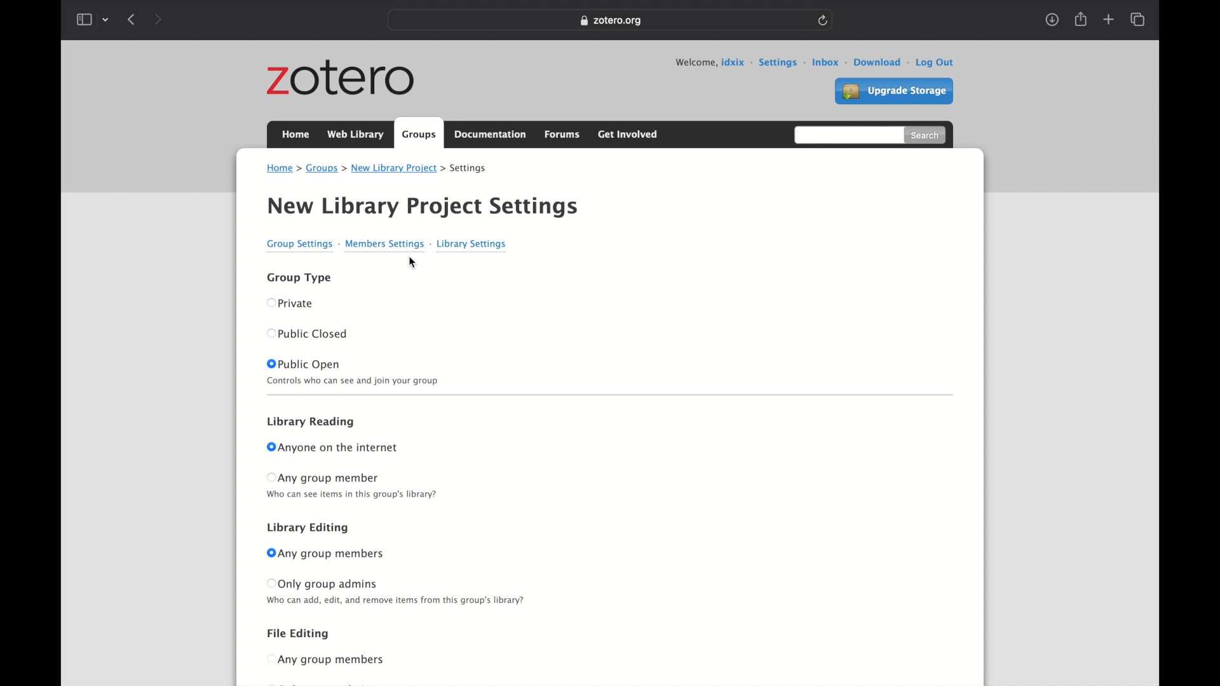 Image resolution: width=1220 pixels, height=686 pixels. Describe the element at coordinates (269, 364) in the screenshot. I see `button` at that location.